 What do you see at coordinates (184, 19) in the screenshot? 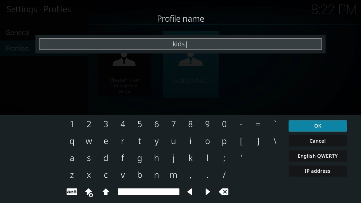
I see `Profile Name` at bounding box center [184, 19].